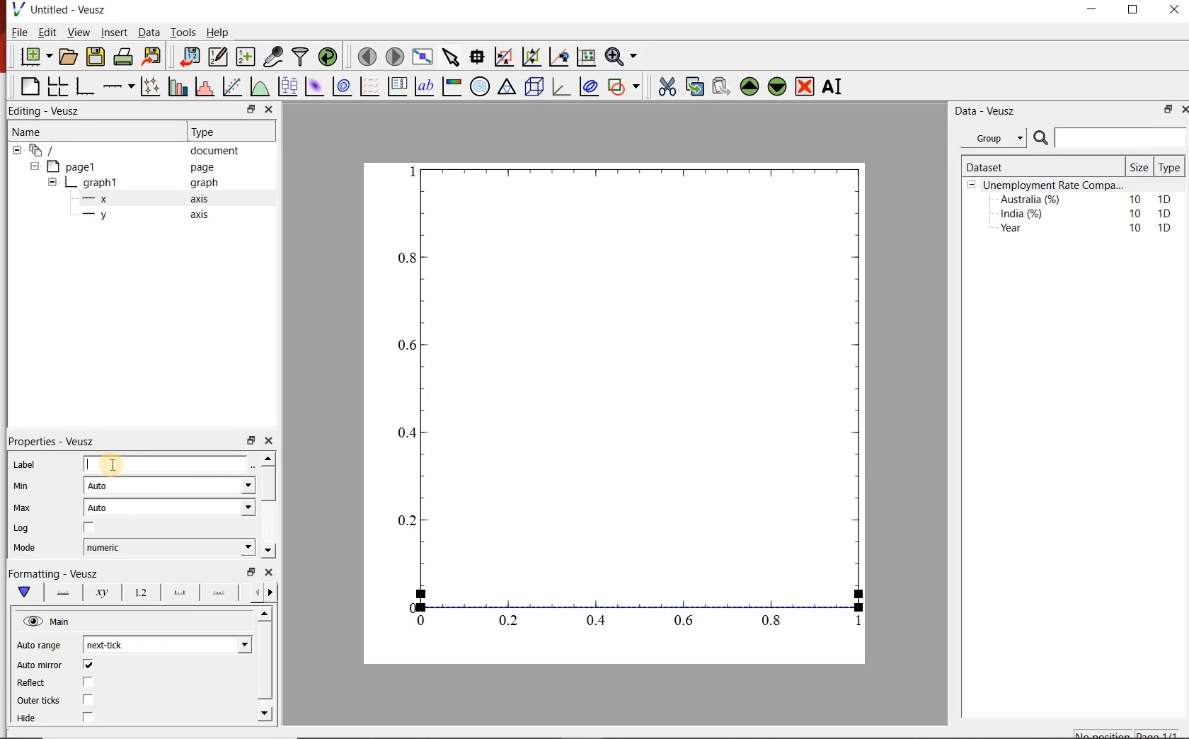 This screenshot has width=1189, height=739. What do you see at coordinates (1055, 185) in the screenshot?
I see `Unemployment Rate Compa...` at bounding box center [1055, 185].